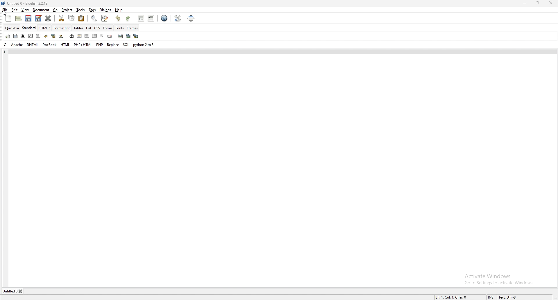 This screenshot has height=300, width=558. I want to click on file, so click(5, 10).